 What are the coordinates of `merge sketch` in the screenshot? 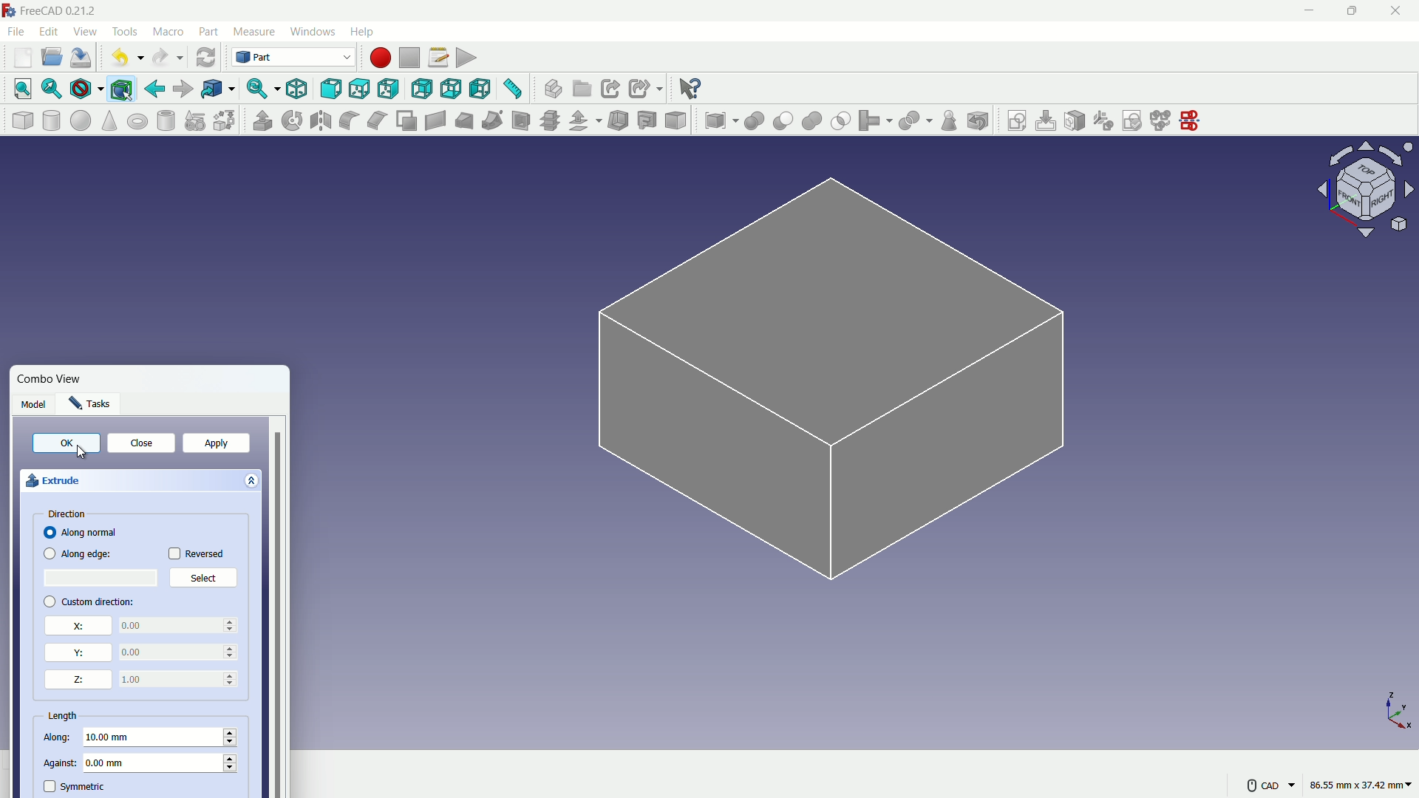 It's located at (1161, 120).